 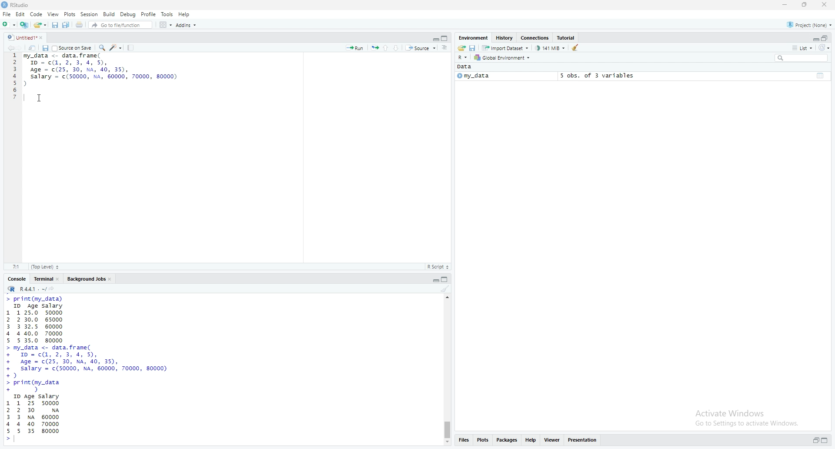 What do you see at coordinates (465, 67) in the screenshot?
I see `Data` at bounding box center [465, 67].